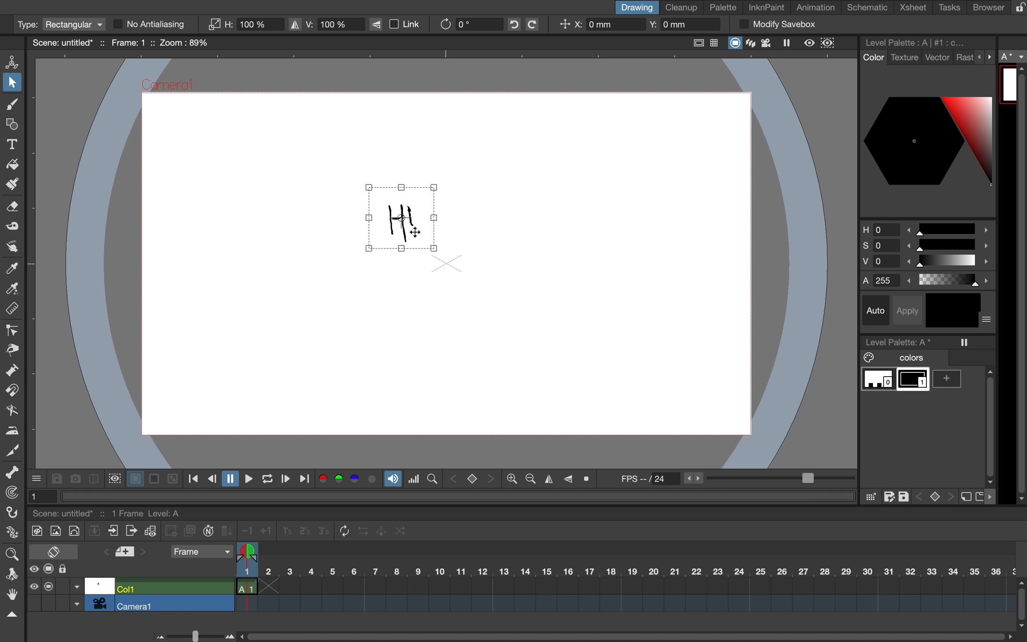 This screenshot has width=1027, height=642. I want to click on selection cursor, so click(415, 233).